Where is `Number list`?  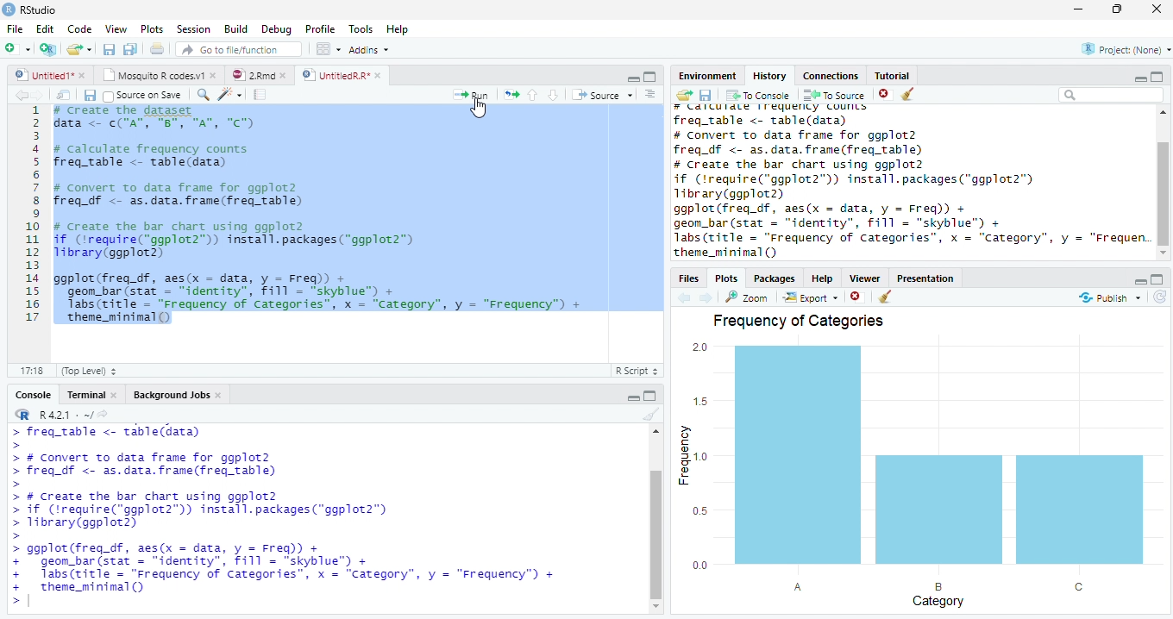 Number list is located at coordinates (29, 219).